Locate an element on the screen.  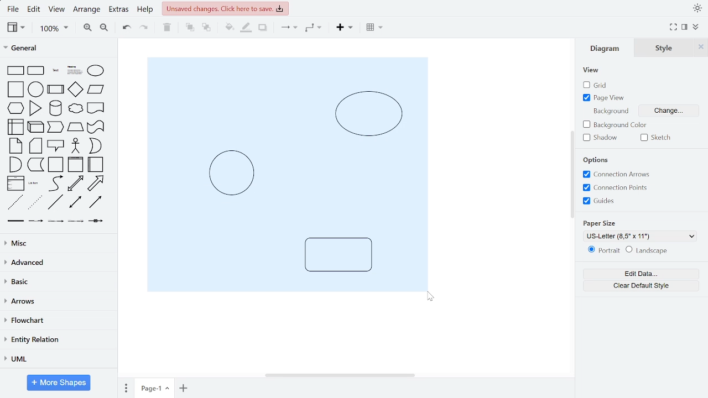
landscape is located at coordinates (650, 250).